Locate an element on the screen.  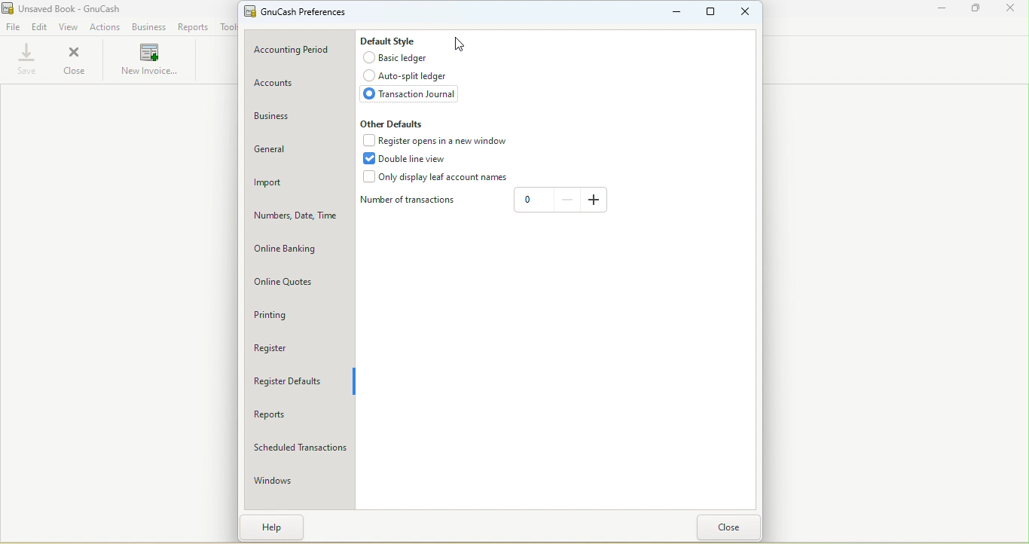
File  is located at coordinates (13, 27).